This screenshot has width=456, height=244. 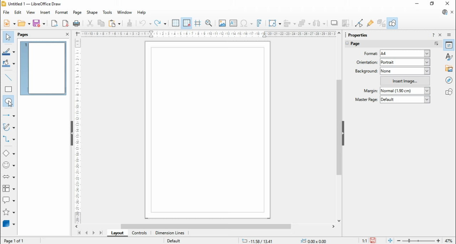 What do you see at coordinates (441, 35) in the screenshot?
I see `close sidebar deck` at bounding box center [441, 35].